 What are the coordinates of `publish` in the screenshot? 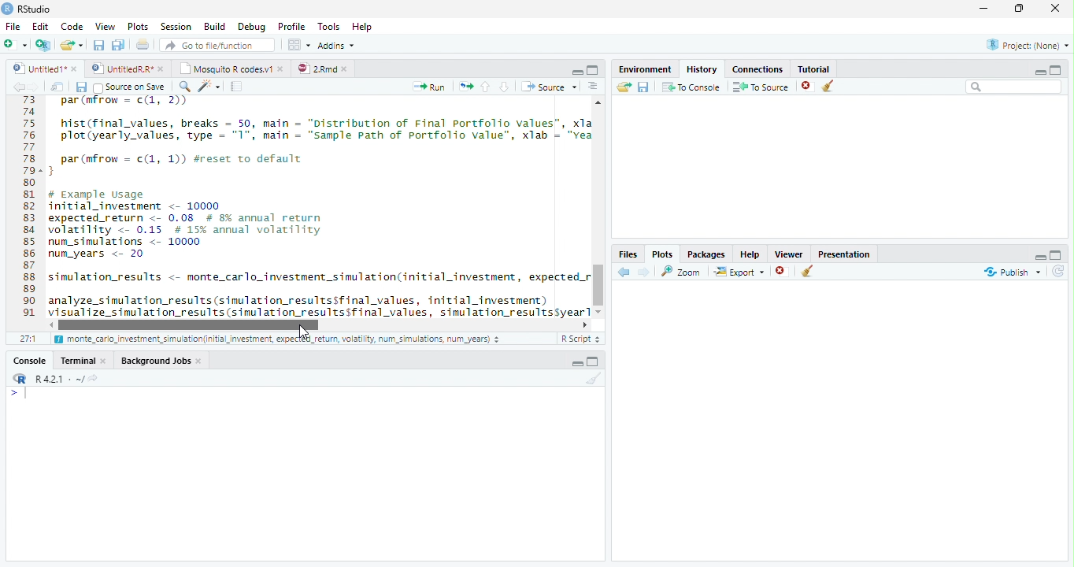 It's located at (1012, 272).